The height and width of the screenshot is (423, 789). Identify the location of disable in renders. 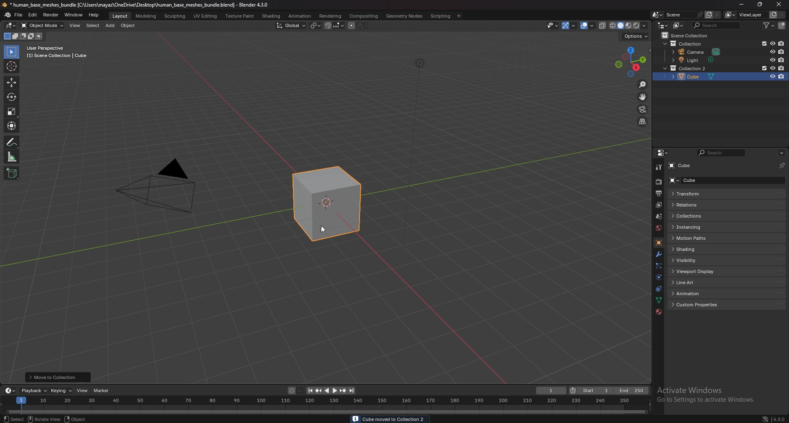
(782, 68).